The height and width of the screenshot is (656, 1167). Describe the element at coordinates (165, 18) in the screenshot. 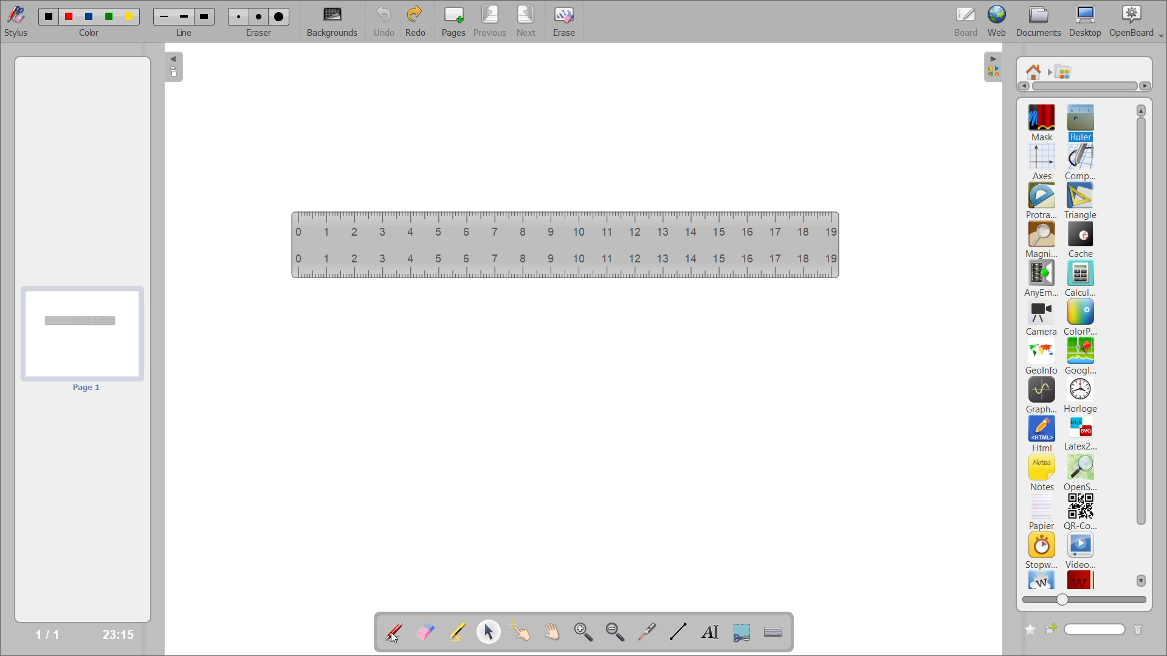

I see `line 1` at that location.